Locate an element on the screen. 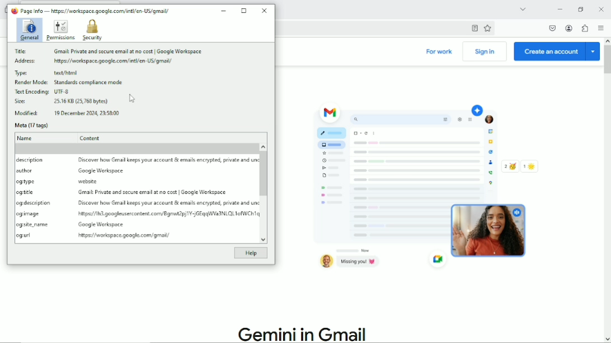 The height and width of the screenshot is (343, 611). Text Encoding is located at coordinates (31, 92).